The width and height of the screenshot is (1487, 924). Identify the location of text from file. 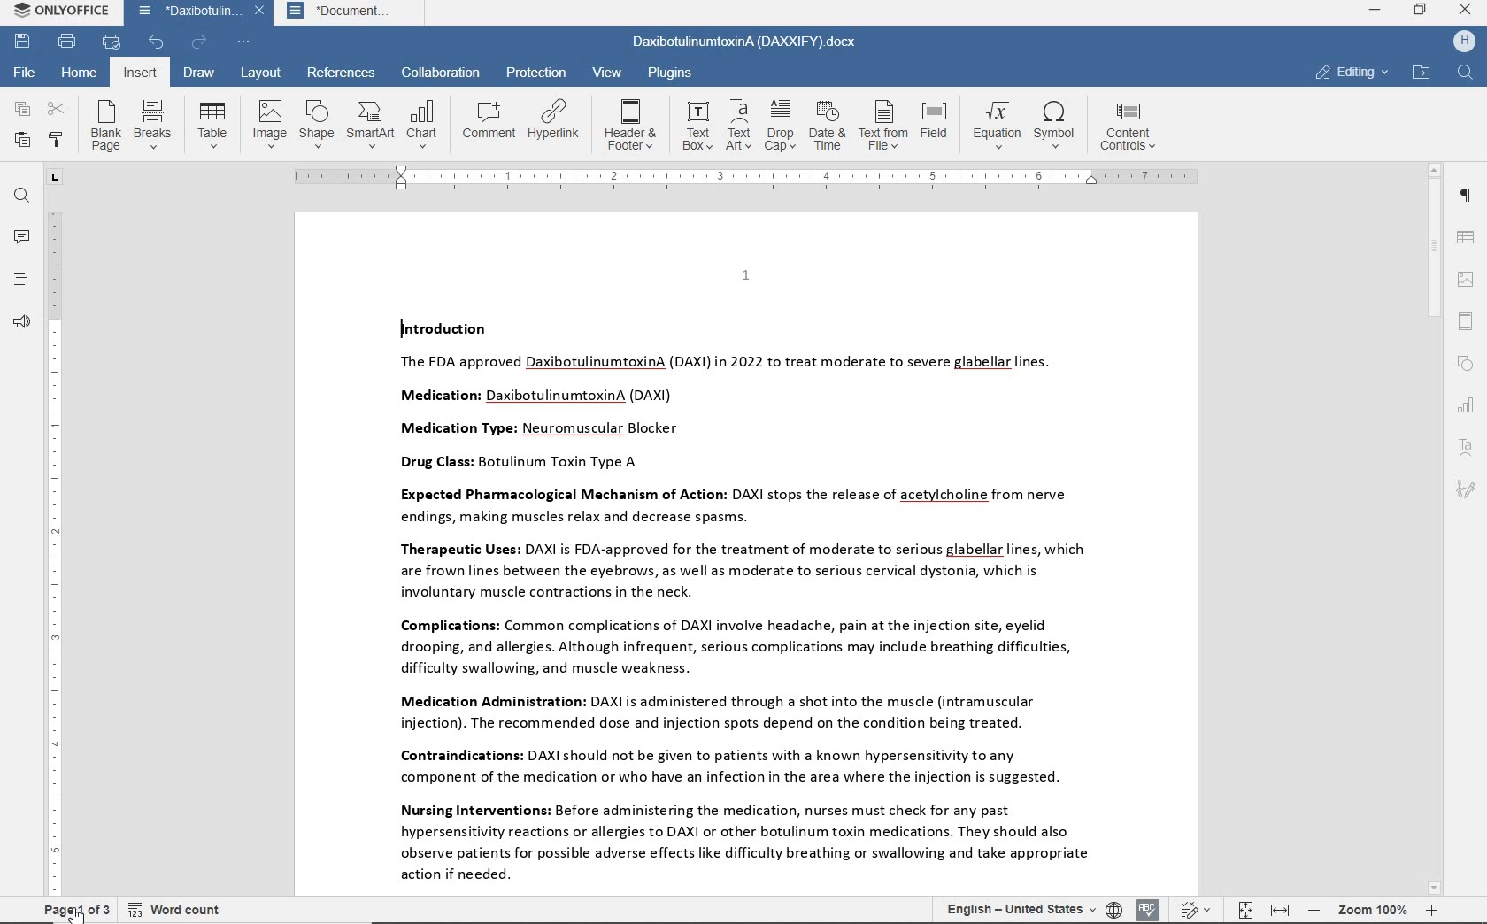
(883, 127).